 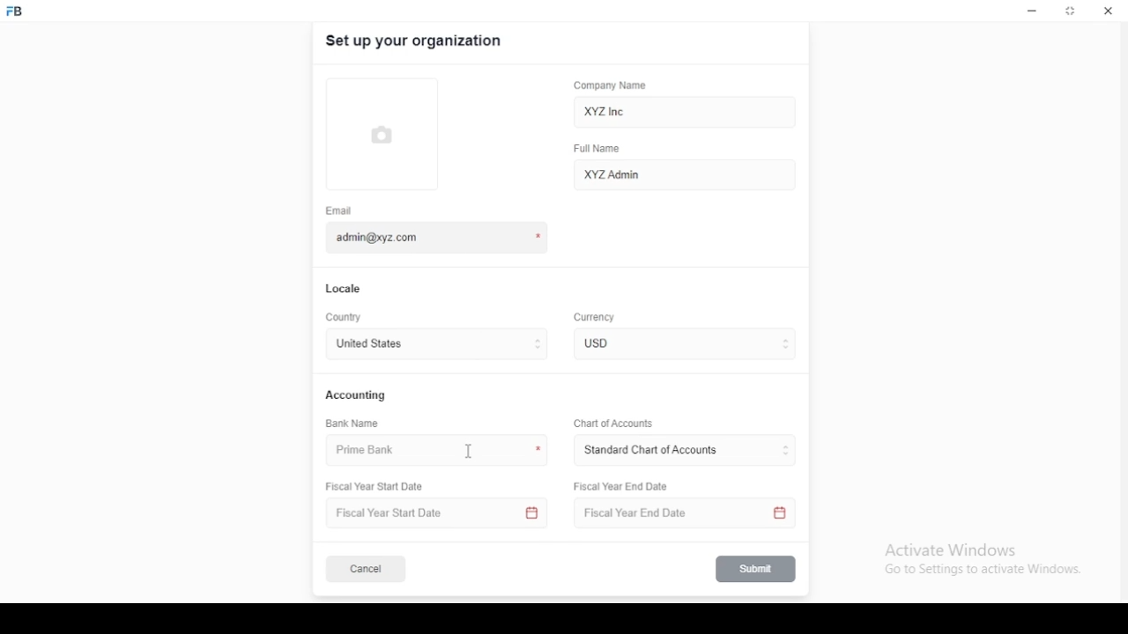 I want to click on L ‘Standard Chart of Accounts, so click(x=649, y=451).